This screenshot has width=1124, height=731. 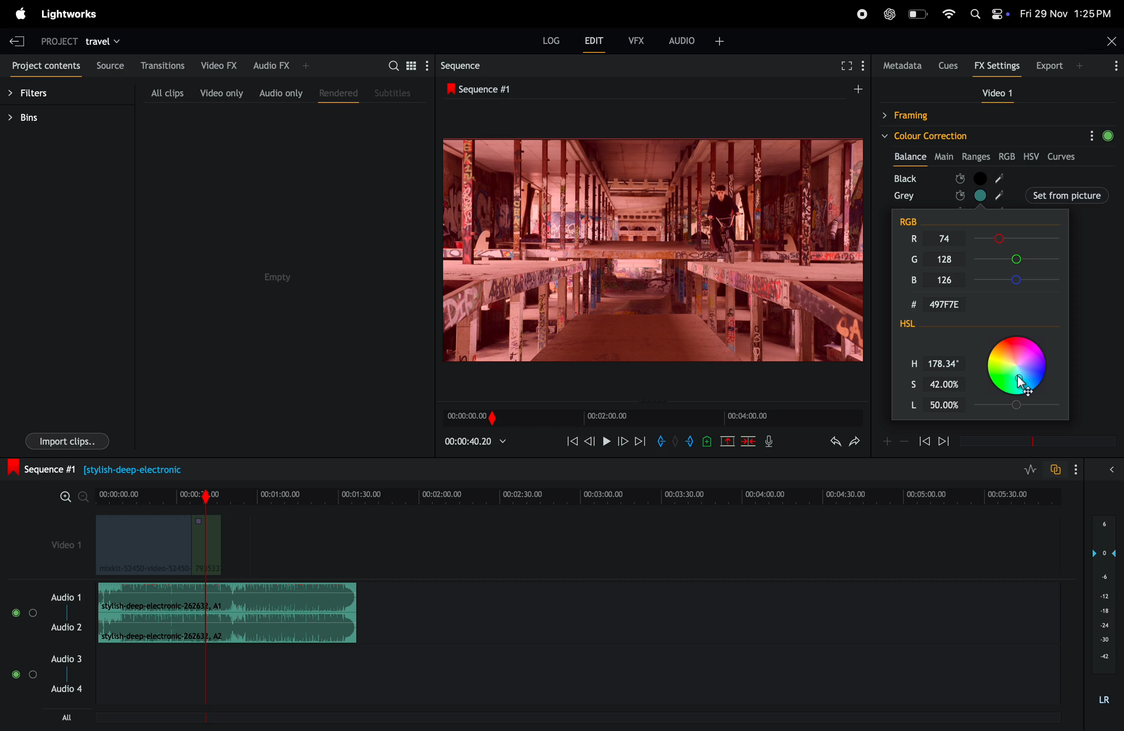 I want to click on previous frame, so click(x=592, y=440).